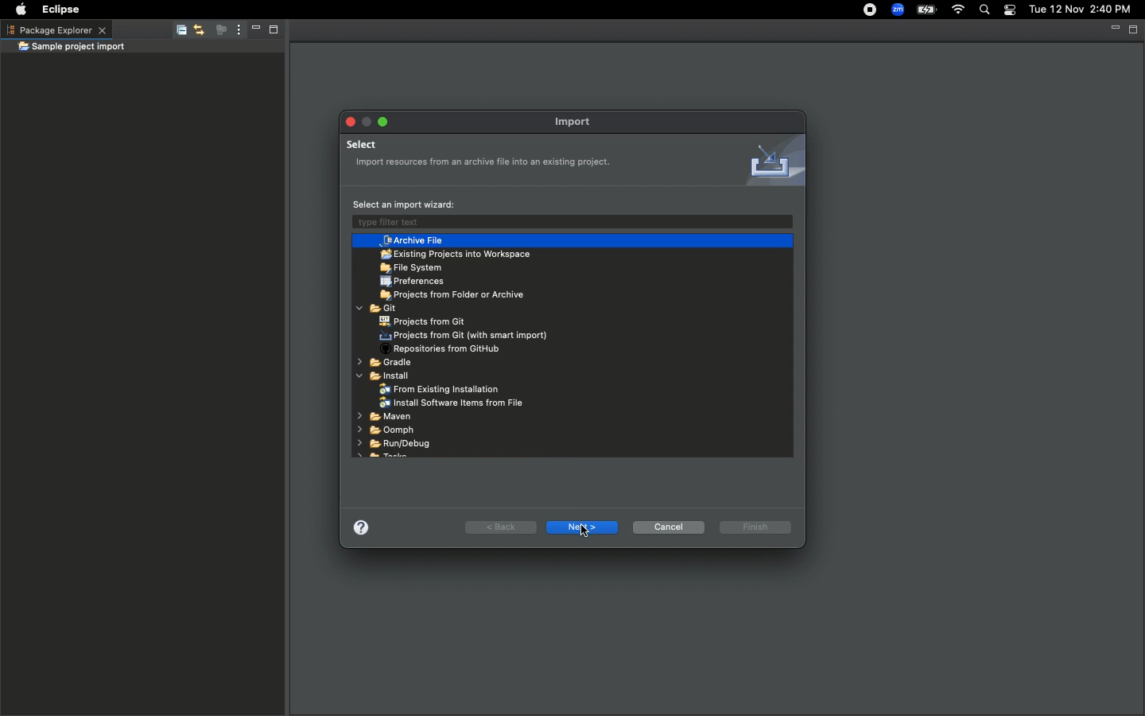 The image size is (1145, 716). Describe the element at coordinates (422, 321) in the screenshot. I see `Projects from Git` at that location.